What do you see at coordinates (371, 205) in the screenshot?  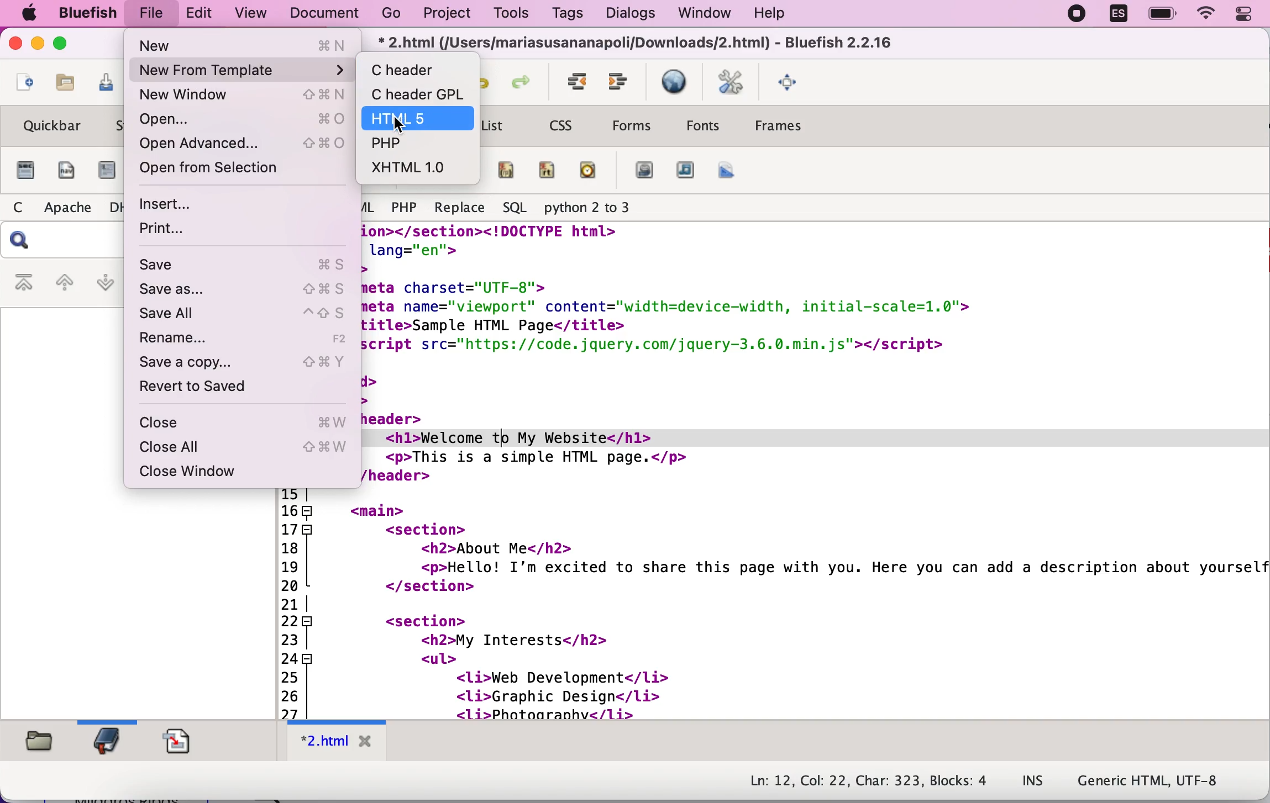 I see `HTML` at bounding box center [371, 205].